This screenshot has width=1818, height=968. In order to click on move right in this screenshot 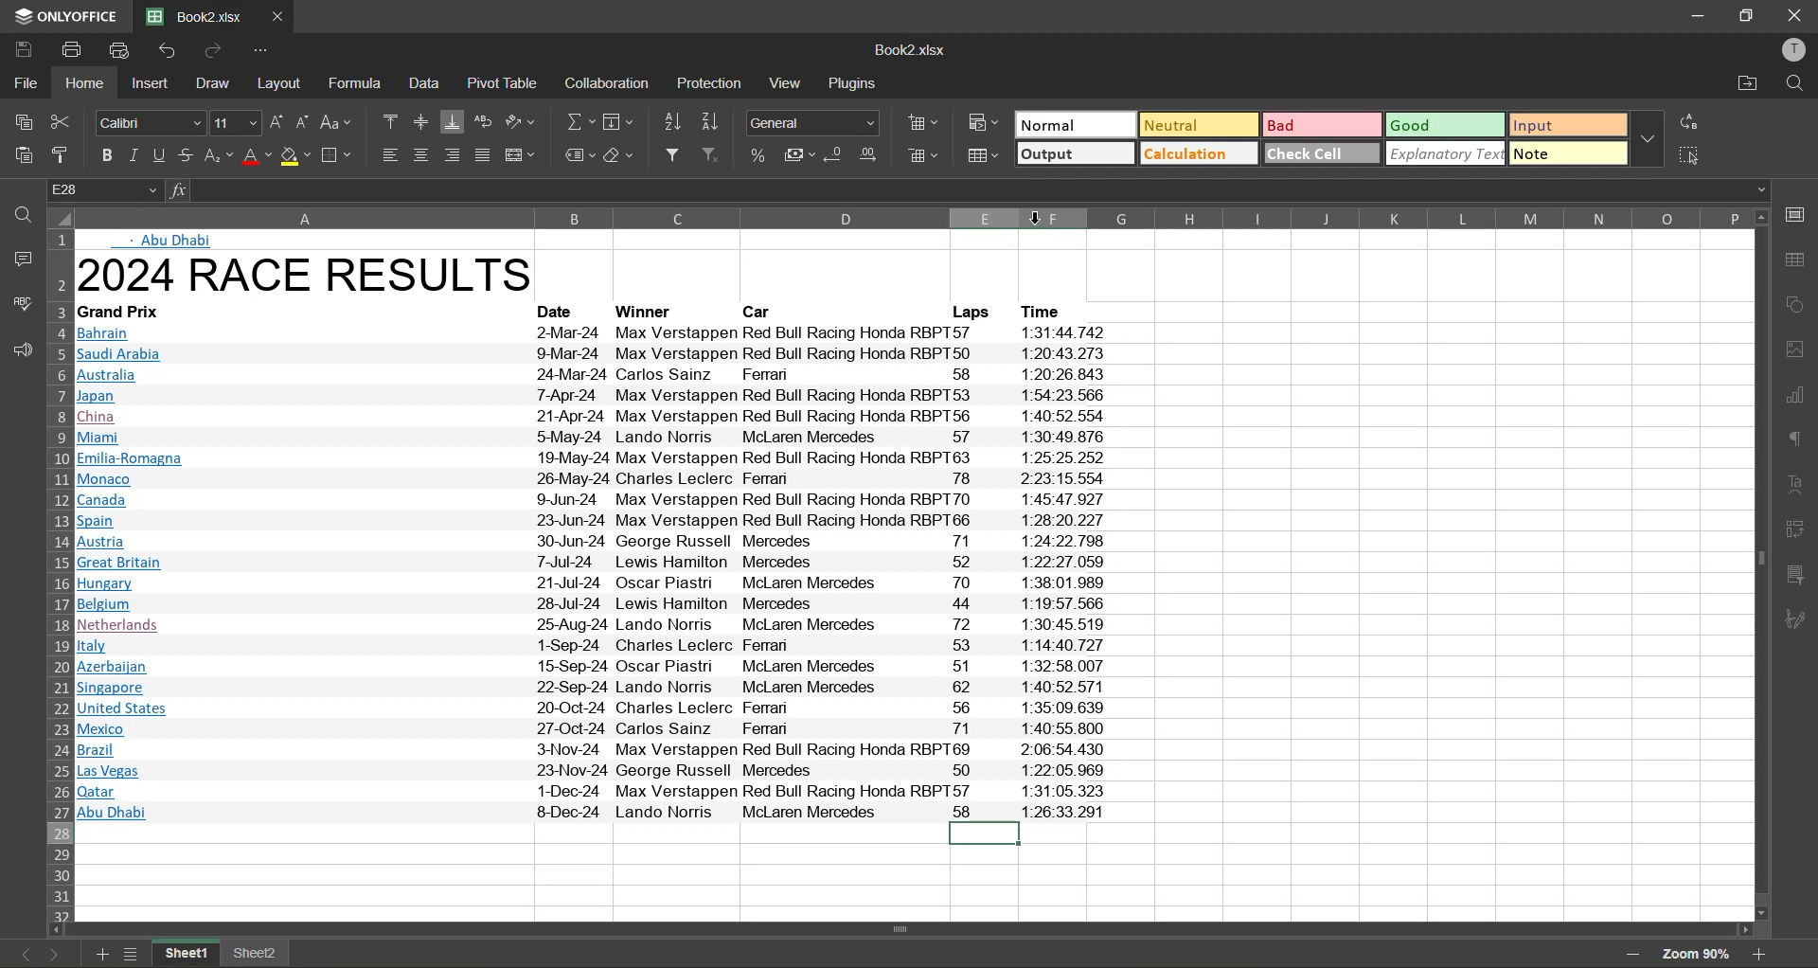, I will do `click(1748, 931)`.